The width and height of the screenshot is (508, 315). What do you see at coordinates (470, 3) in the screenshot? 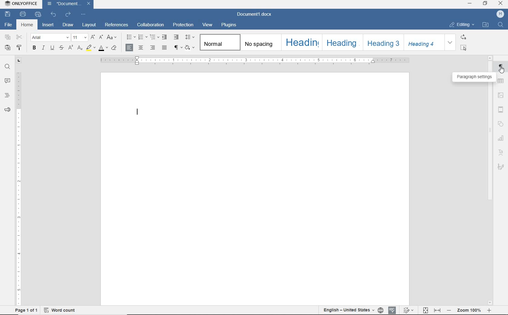
I see `MINIMIZE` at bounding box center [470, 3].